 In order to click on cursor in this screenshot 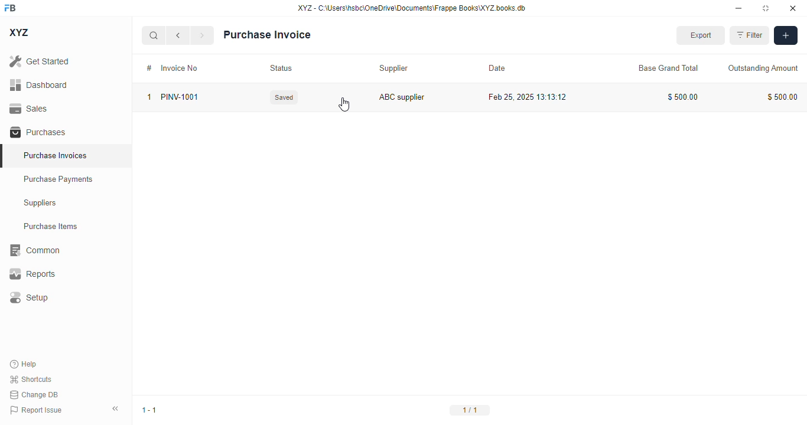, I will do `click(344, 104)`.